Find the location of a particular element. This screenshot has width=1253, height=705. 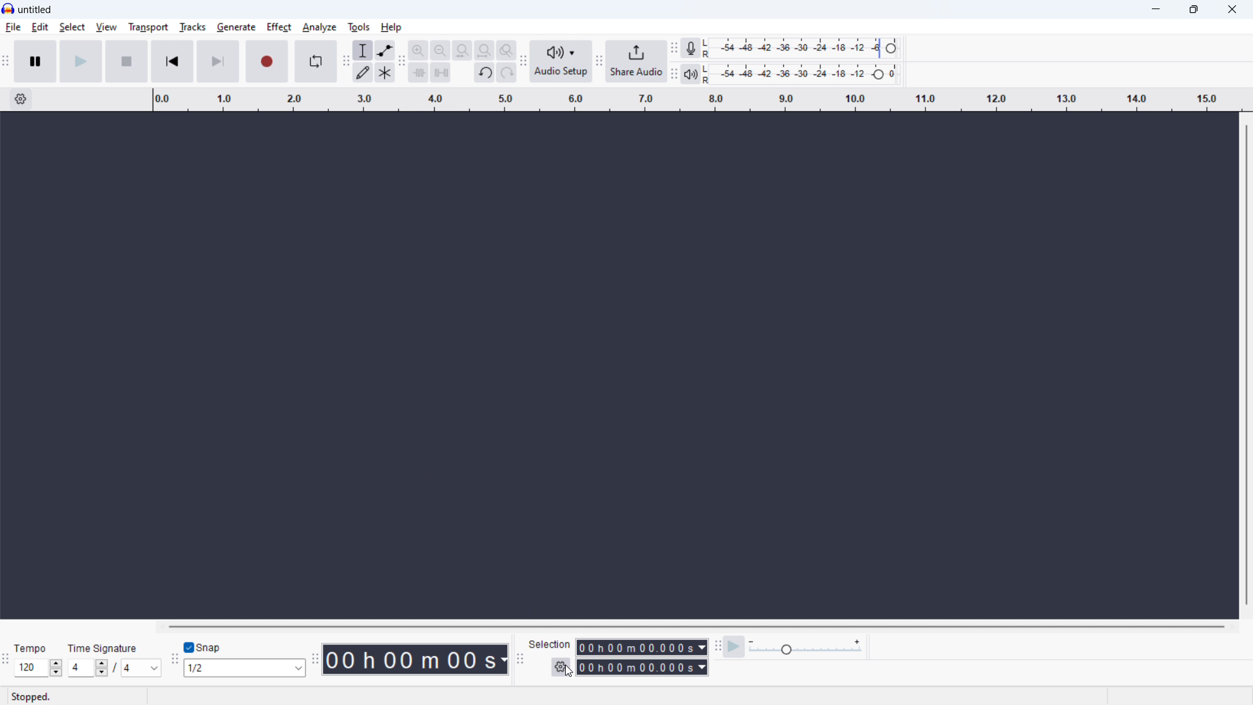

view is located at coordinates (106, 27).